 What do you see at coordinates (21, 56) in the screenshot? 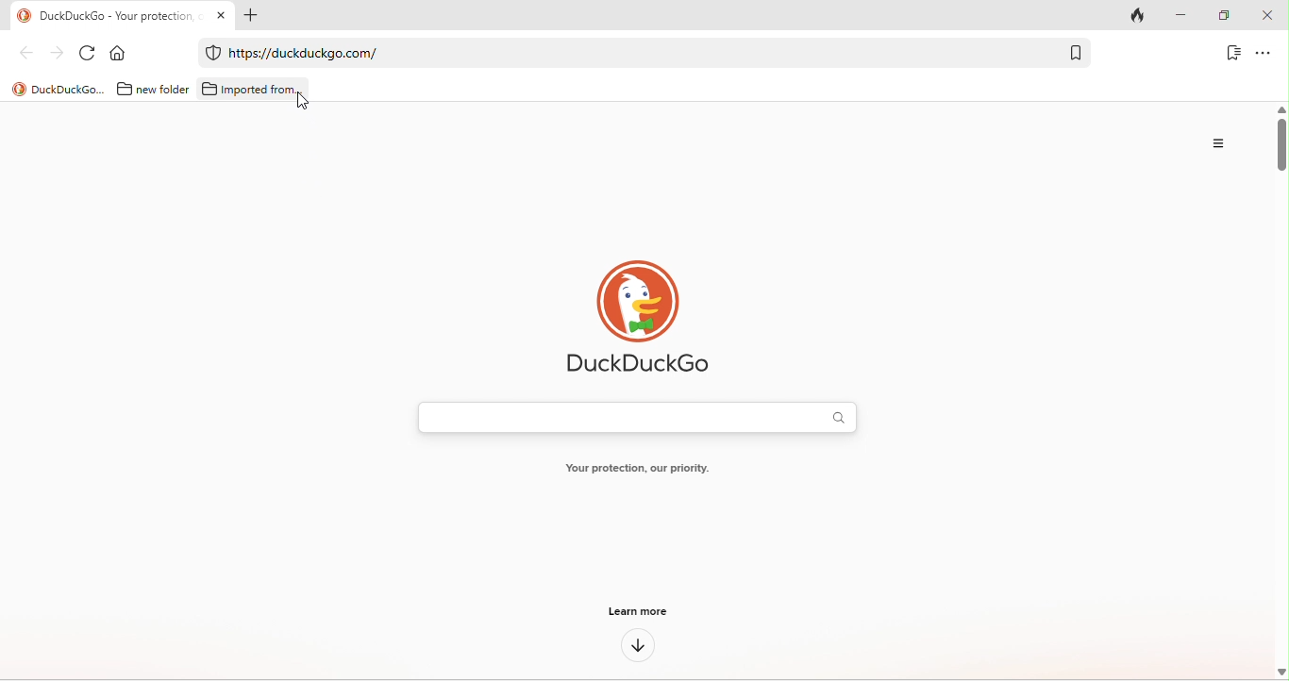
I see `back` at bounding box center [21, 56].